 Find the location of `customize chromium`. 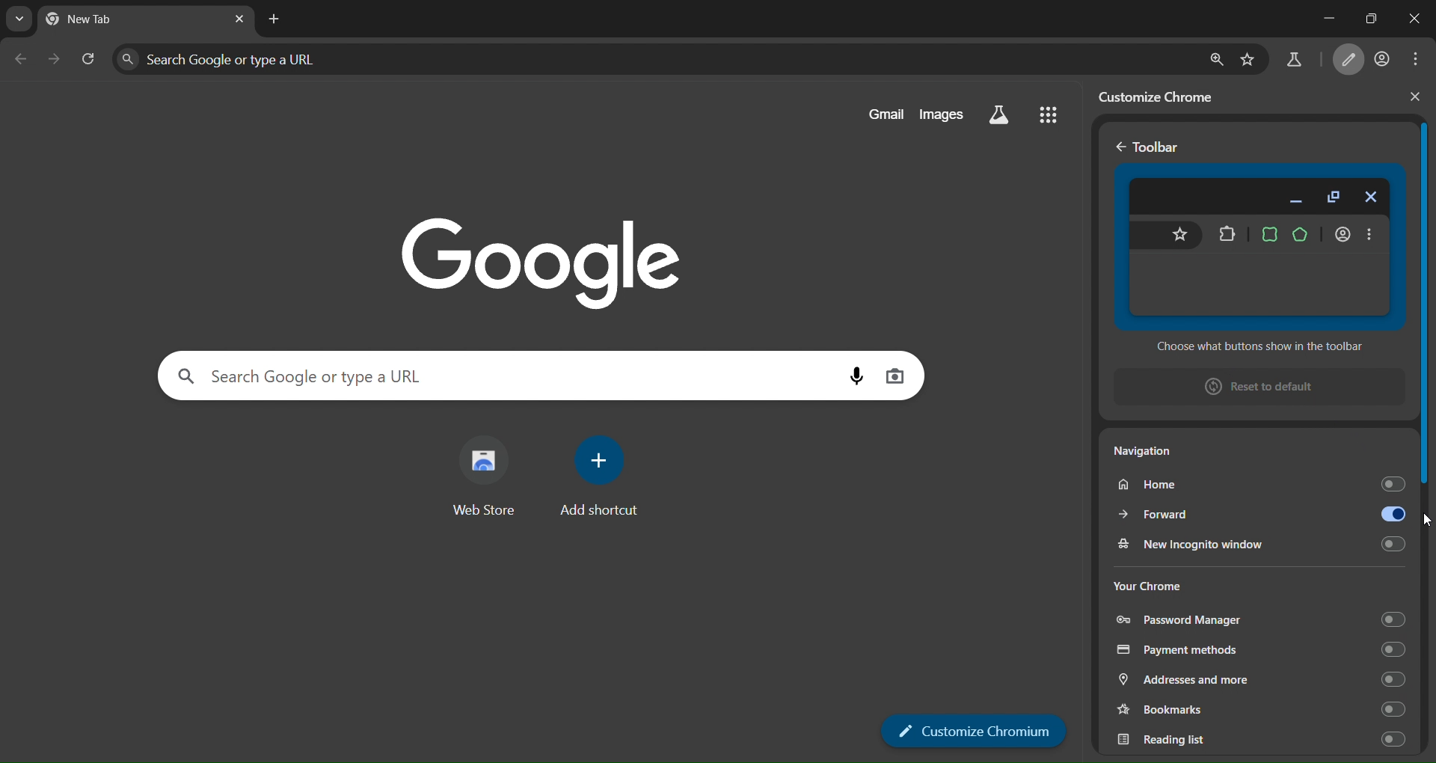

customize chromium is located at coordinates (1351, 61).